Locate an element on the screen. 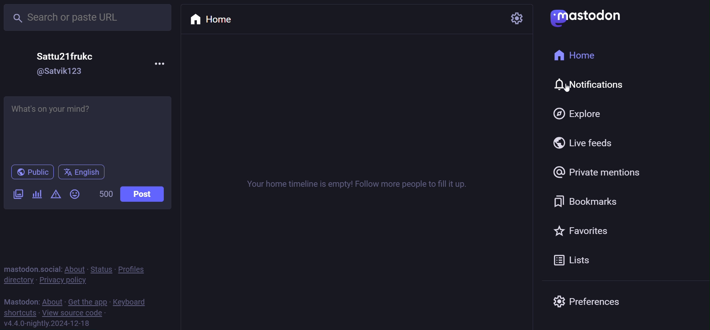 This screenshot has width=710, height=330. view source code is located at coordinates (73, 313).